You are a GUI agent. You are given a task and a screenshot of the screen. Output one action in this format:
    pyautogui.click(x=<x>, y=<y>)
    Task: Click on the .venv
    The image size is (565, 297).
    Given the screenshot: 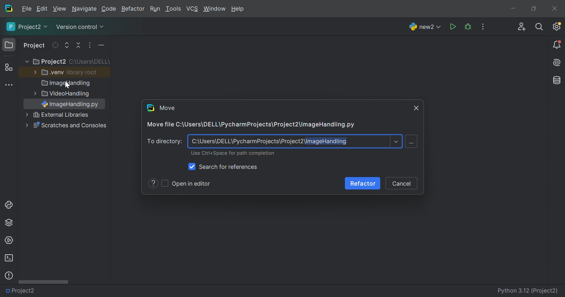 What is the action you would take?
    pyautogui.click(x=53, y=72)
    